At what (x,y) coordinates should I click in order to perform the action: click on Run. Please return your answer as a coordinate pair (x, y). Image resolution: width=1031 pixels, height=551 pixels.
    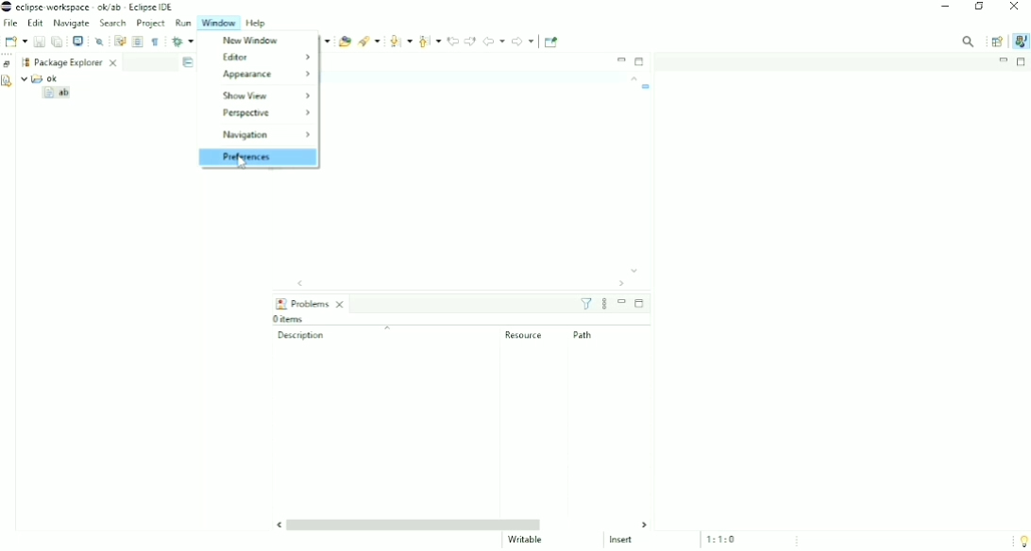
    Looking at the image, I should click on (184, 23).